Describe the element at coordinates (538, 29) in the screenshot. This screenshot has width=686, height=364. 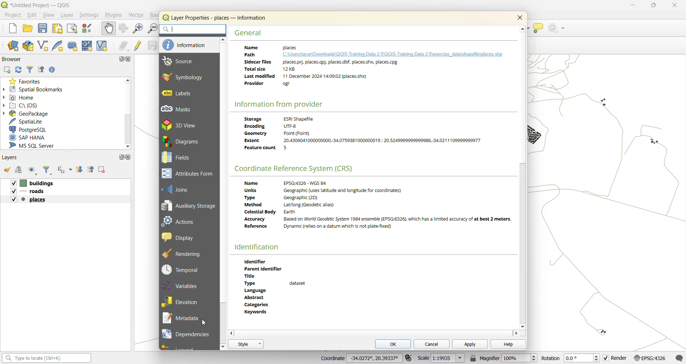
I see `show tips` at that location.